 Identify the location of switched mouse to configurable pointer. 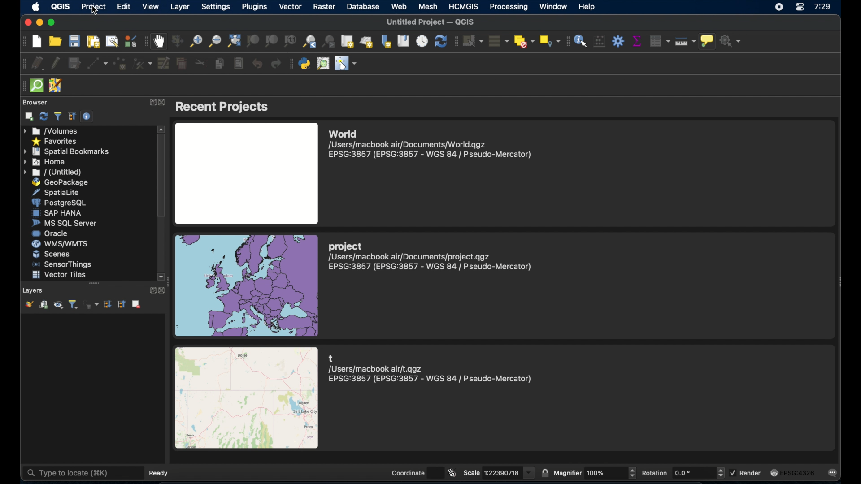
(346, 63).